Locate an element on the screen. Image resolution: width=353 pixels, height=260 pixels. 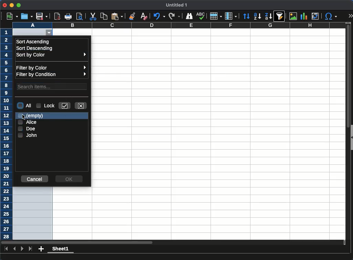
first sheet is located at coordinates (6, 248).